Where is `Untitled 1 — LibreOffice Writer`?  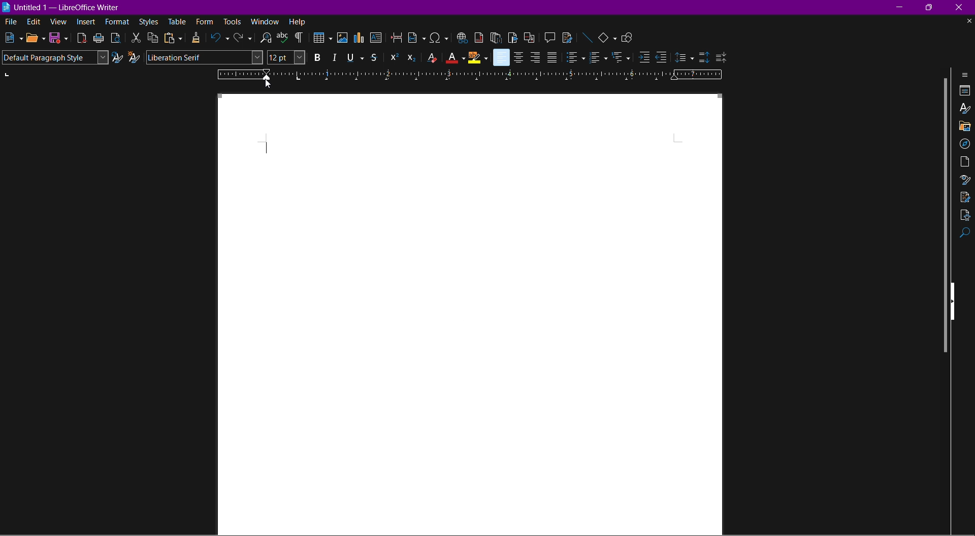 Untitled 1 — LibreOffice Writer is located at coordinates (63, 6).